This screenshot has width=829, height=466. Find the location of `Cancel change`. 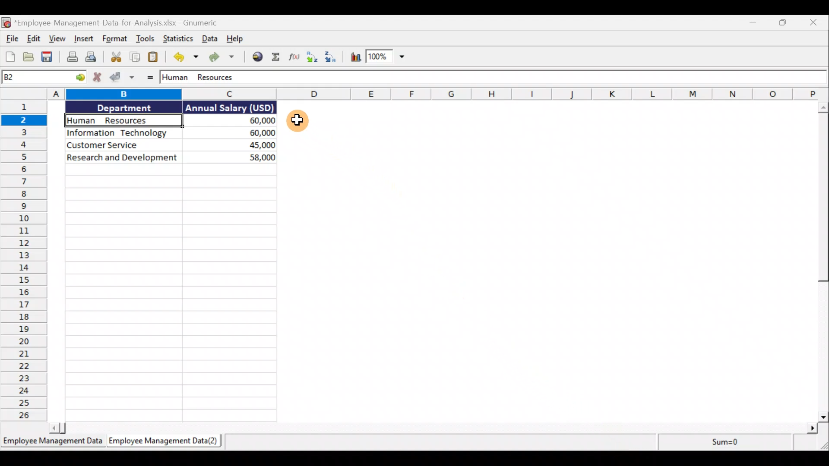

Cancel change is located at coordinates (100, 78).